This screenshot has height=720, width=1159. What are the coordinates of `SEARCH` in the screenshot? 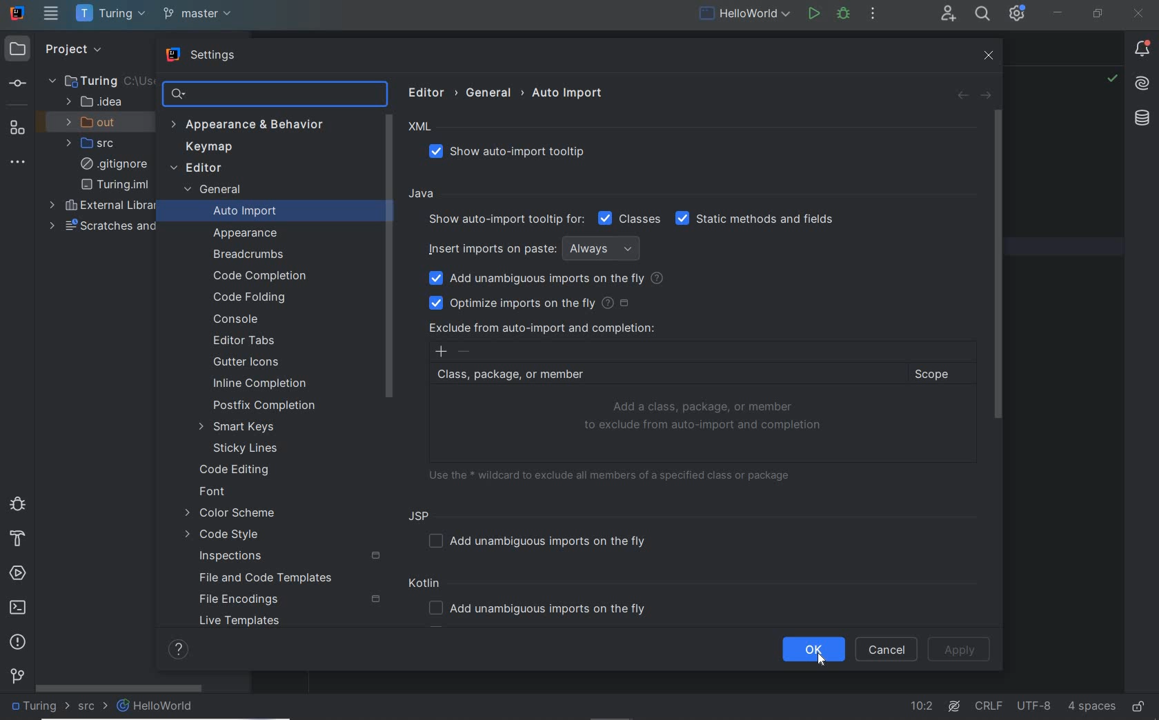 It's located at (981, 13).